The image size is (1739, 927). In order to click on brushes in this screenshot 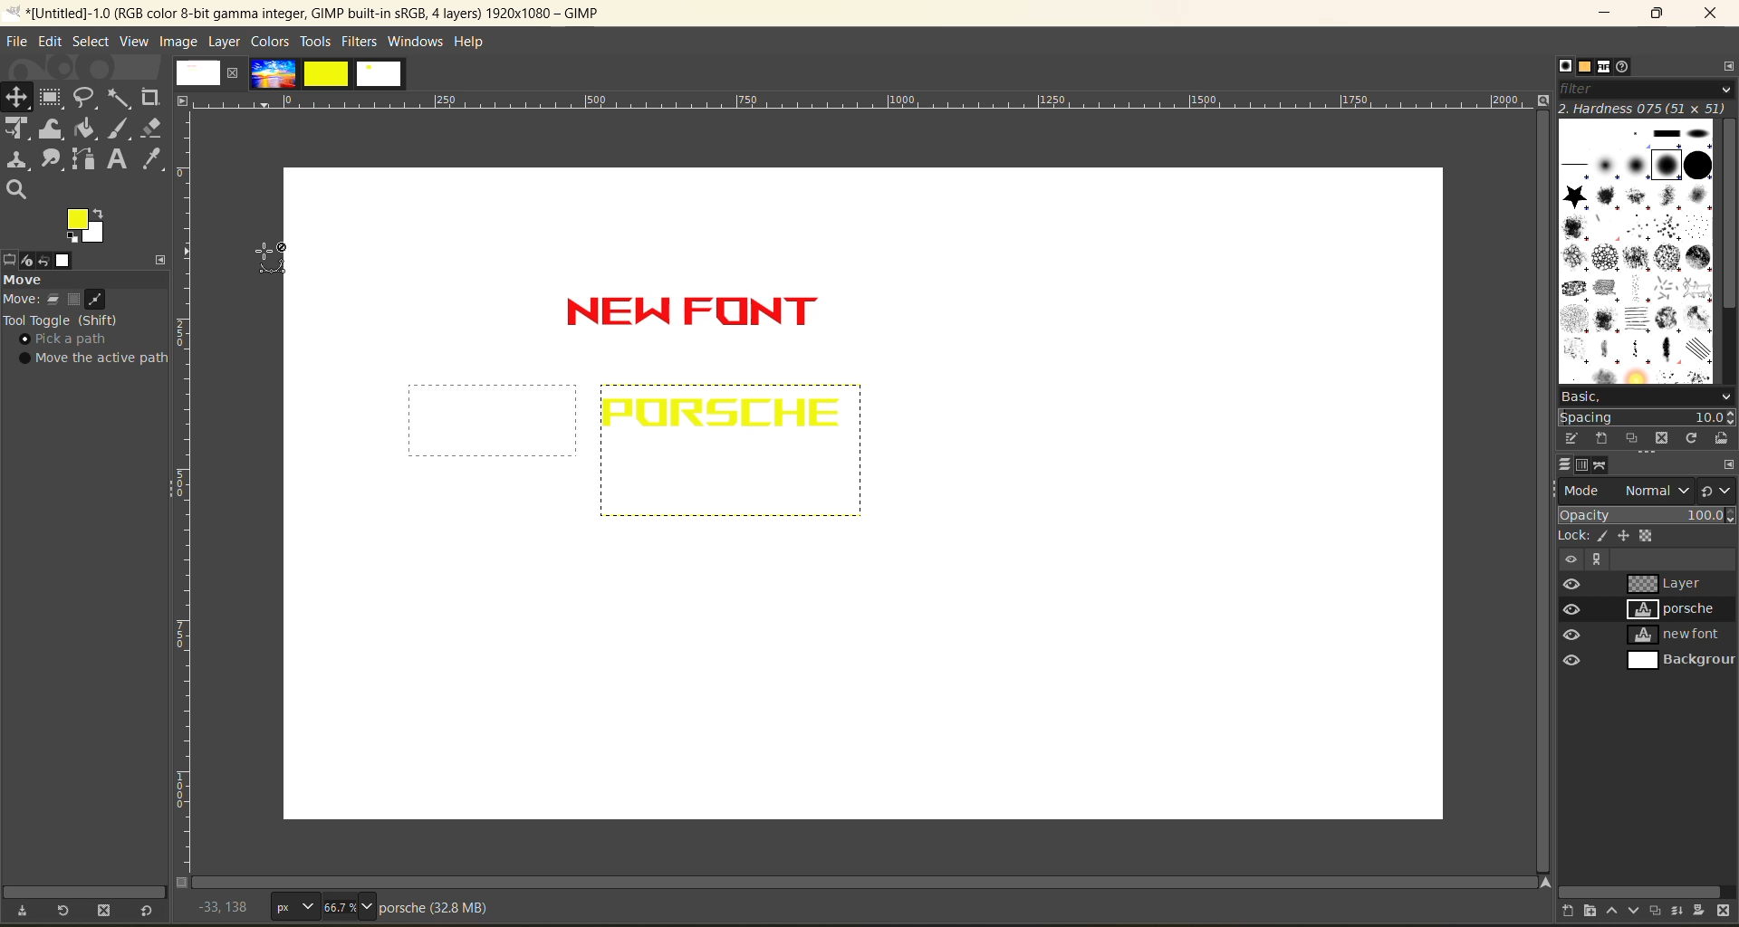, I will do `click(1553, 65)`.